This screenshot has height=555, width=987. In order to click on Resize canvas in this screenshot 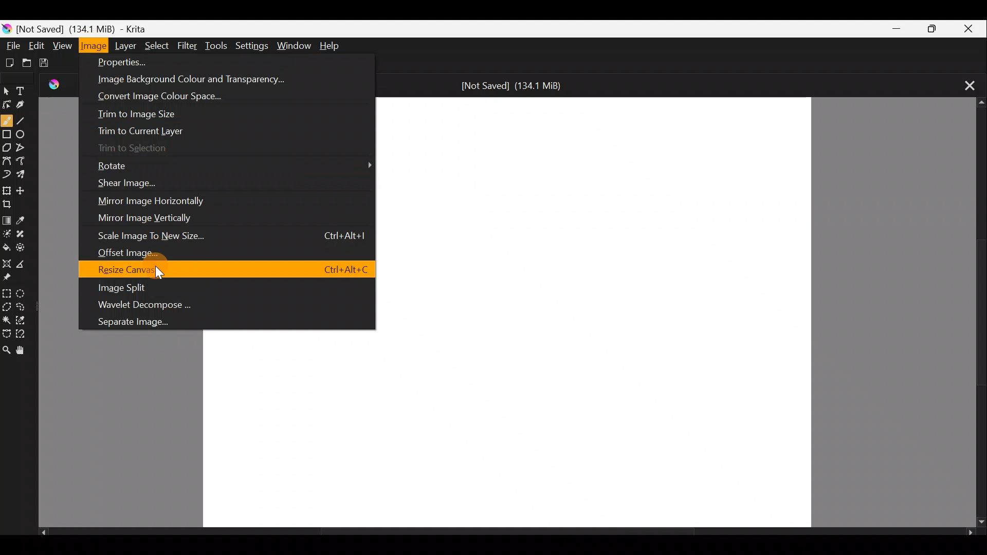, I will do `click(229, 270)`.